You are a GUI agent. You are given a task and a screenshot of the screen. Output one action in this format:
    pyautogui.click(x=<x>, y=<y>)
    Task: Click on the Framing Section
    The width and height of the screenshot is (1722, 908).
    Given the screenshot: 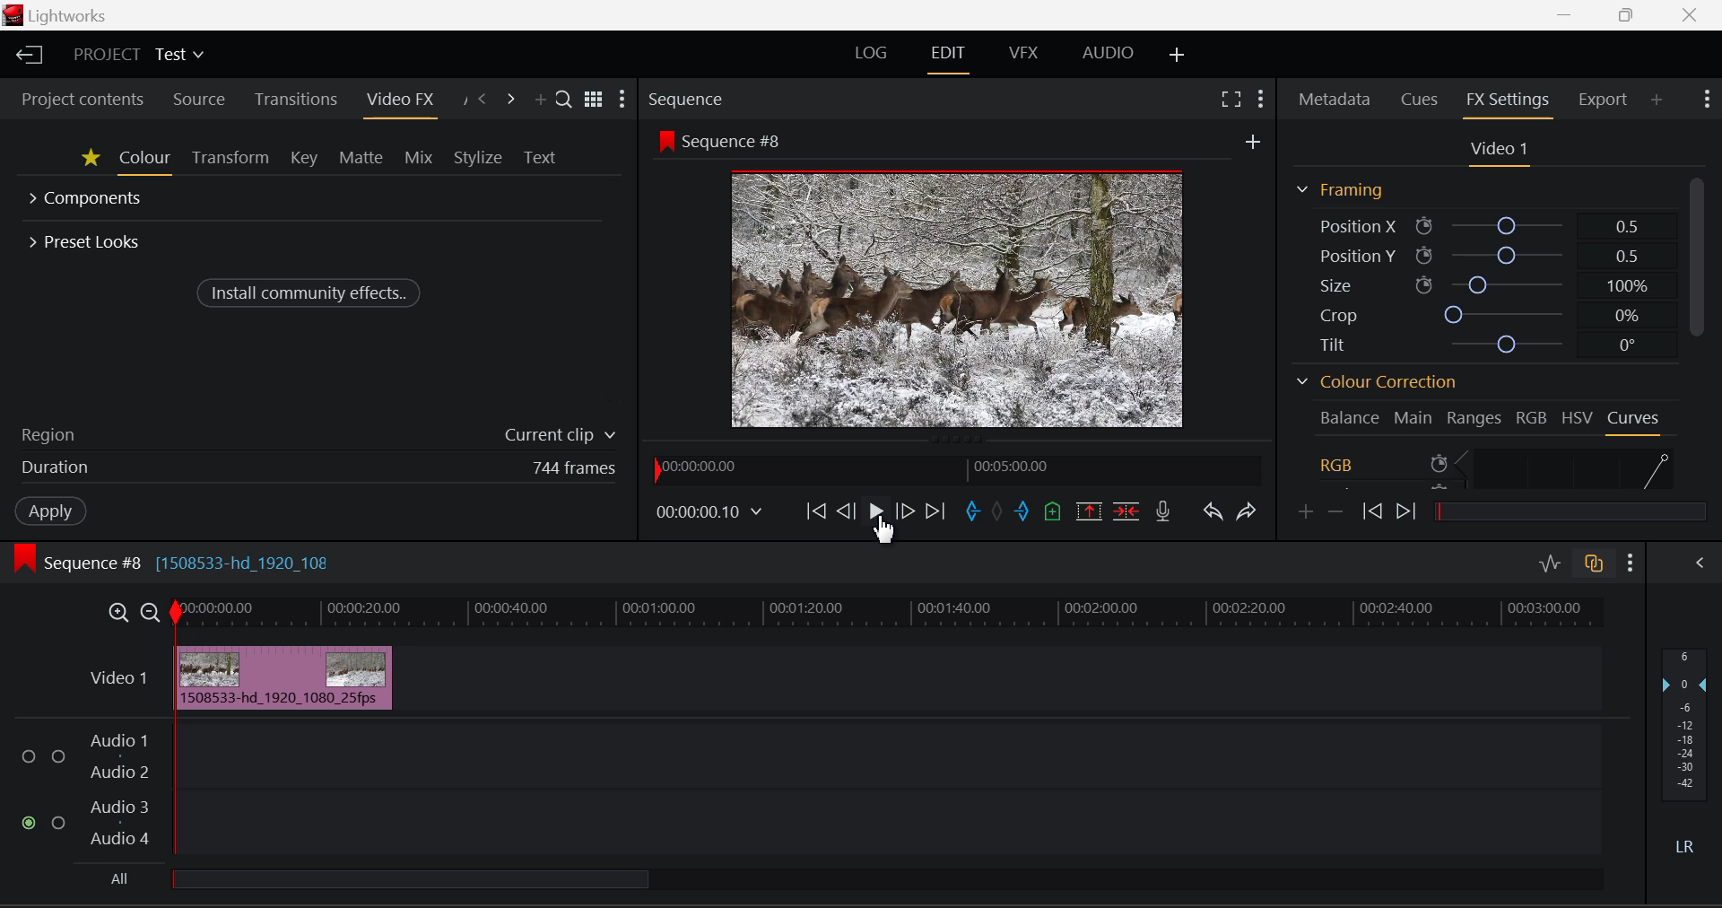 What is the action you would take?
    pyautogui.click(x=1339, y=189)
    